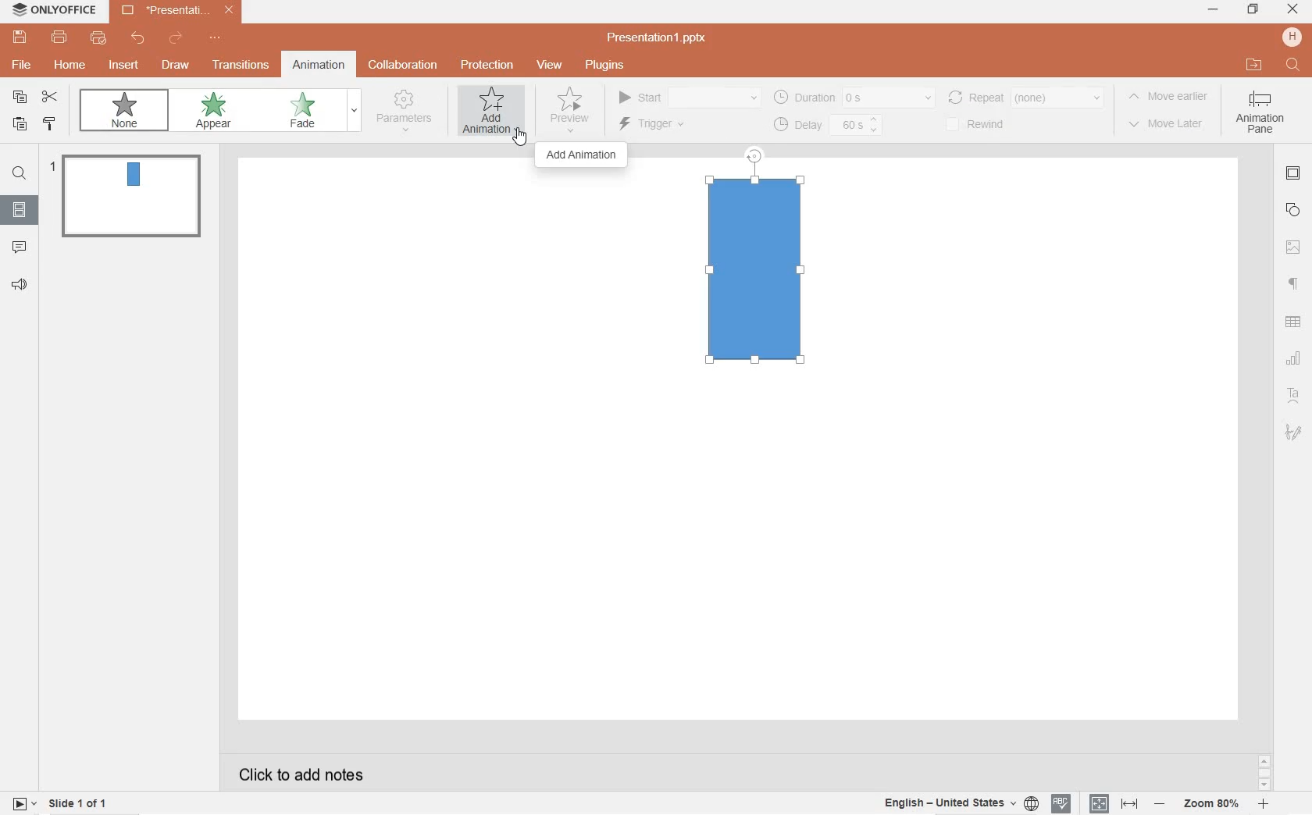  Describe the element at coordinates (854, 97) in the screenshot. I see `duration` at that location.